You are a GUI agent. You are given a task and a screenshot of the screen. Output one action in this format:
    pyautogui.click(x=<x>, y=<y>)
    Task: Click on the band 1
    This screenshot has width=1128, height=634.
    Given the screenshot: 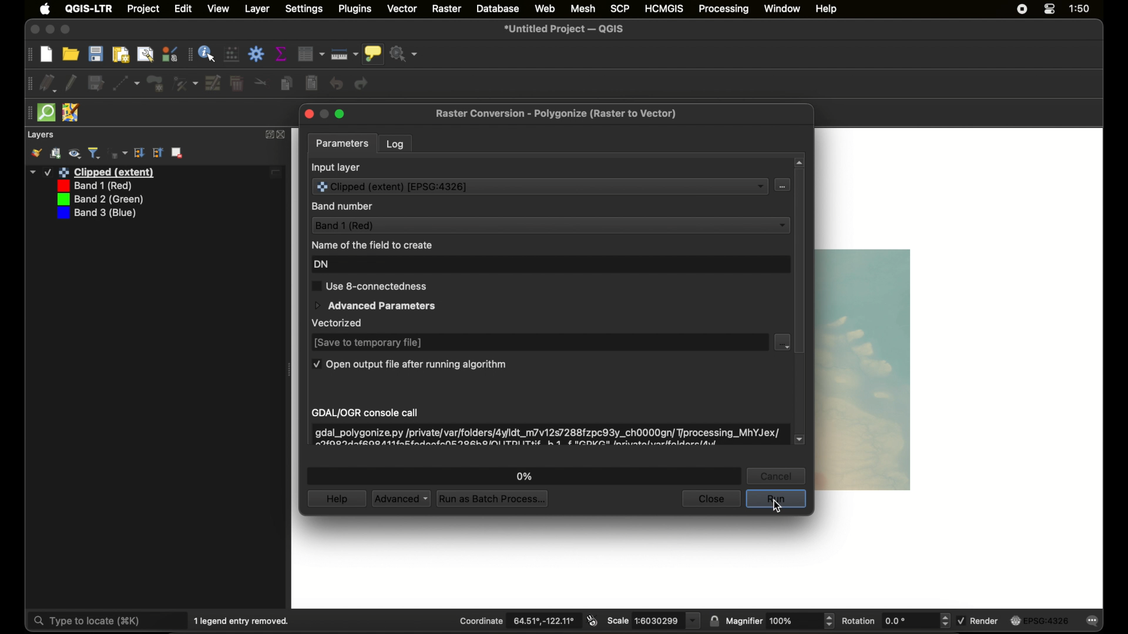 What is the action you would take?
    pyautogui.click(x=93, y=186)
    